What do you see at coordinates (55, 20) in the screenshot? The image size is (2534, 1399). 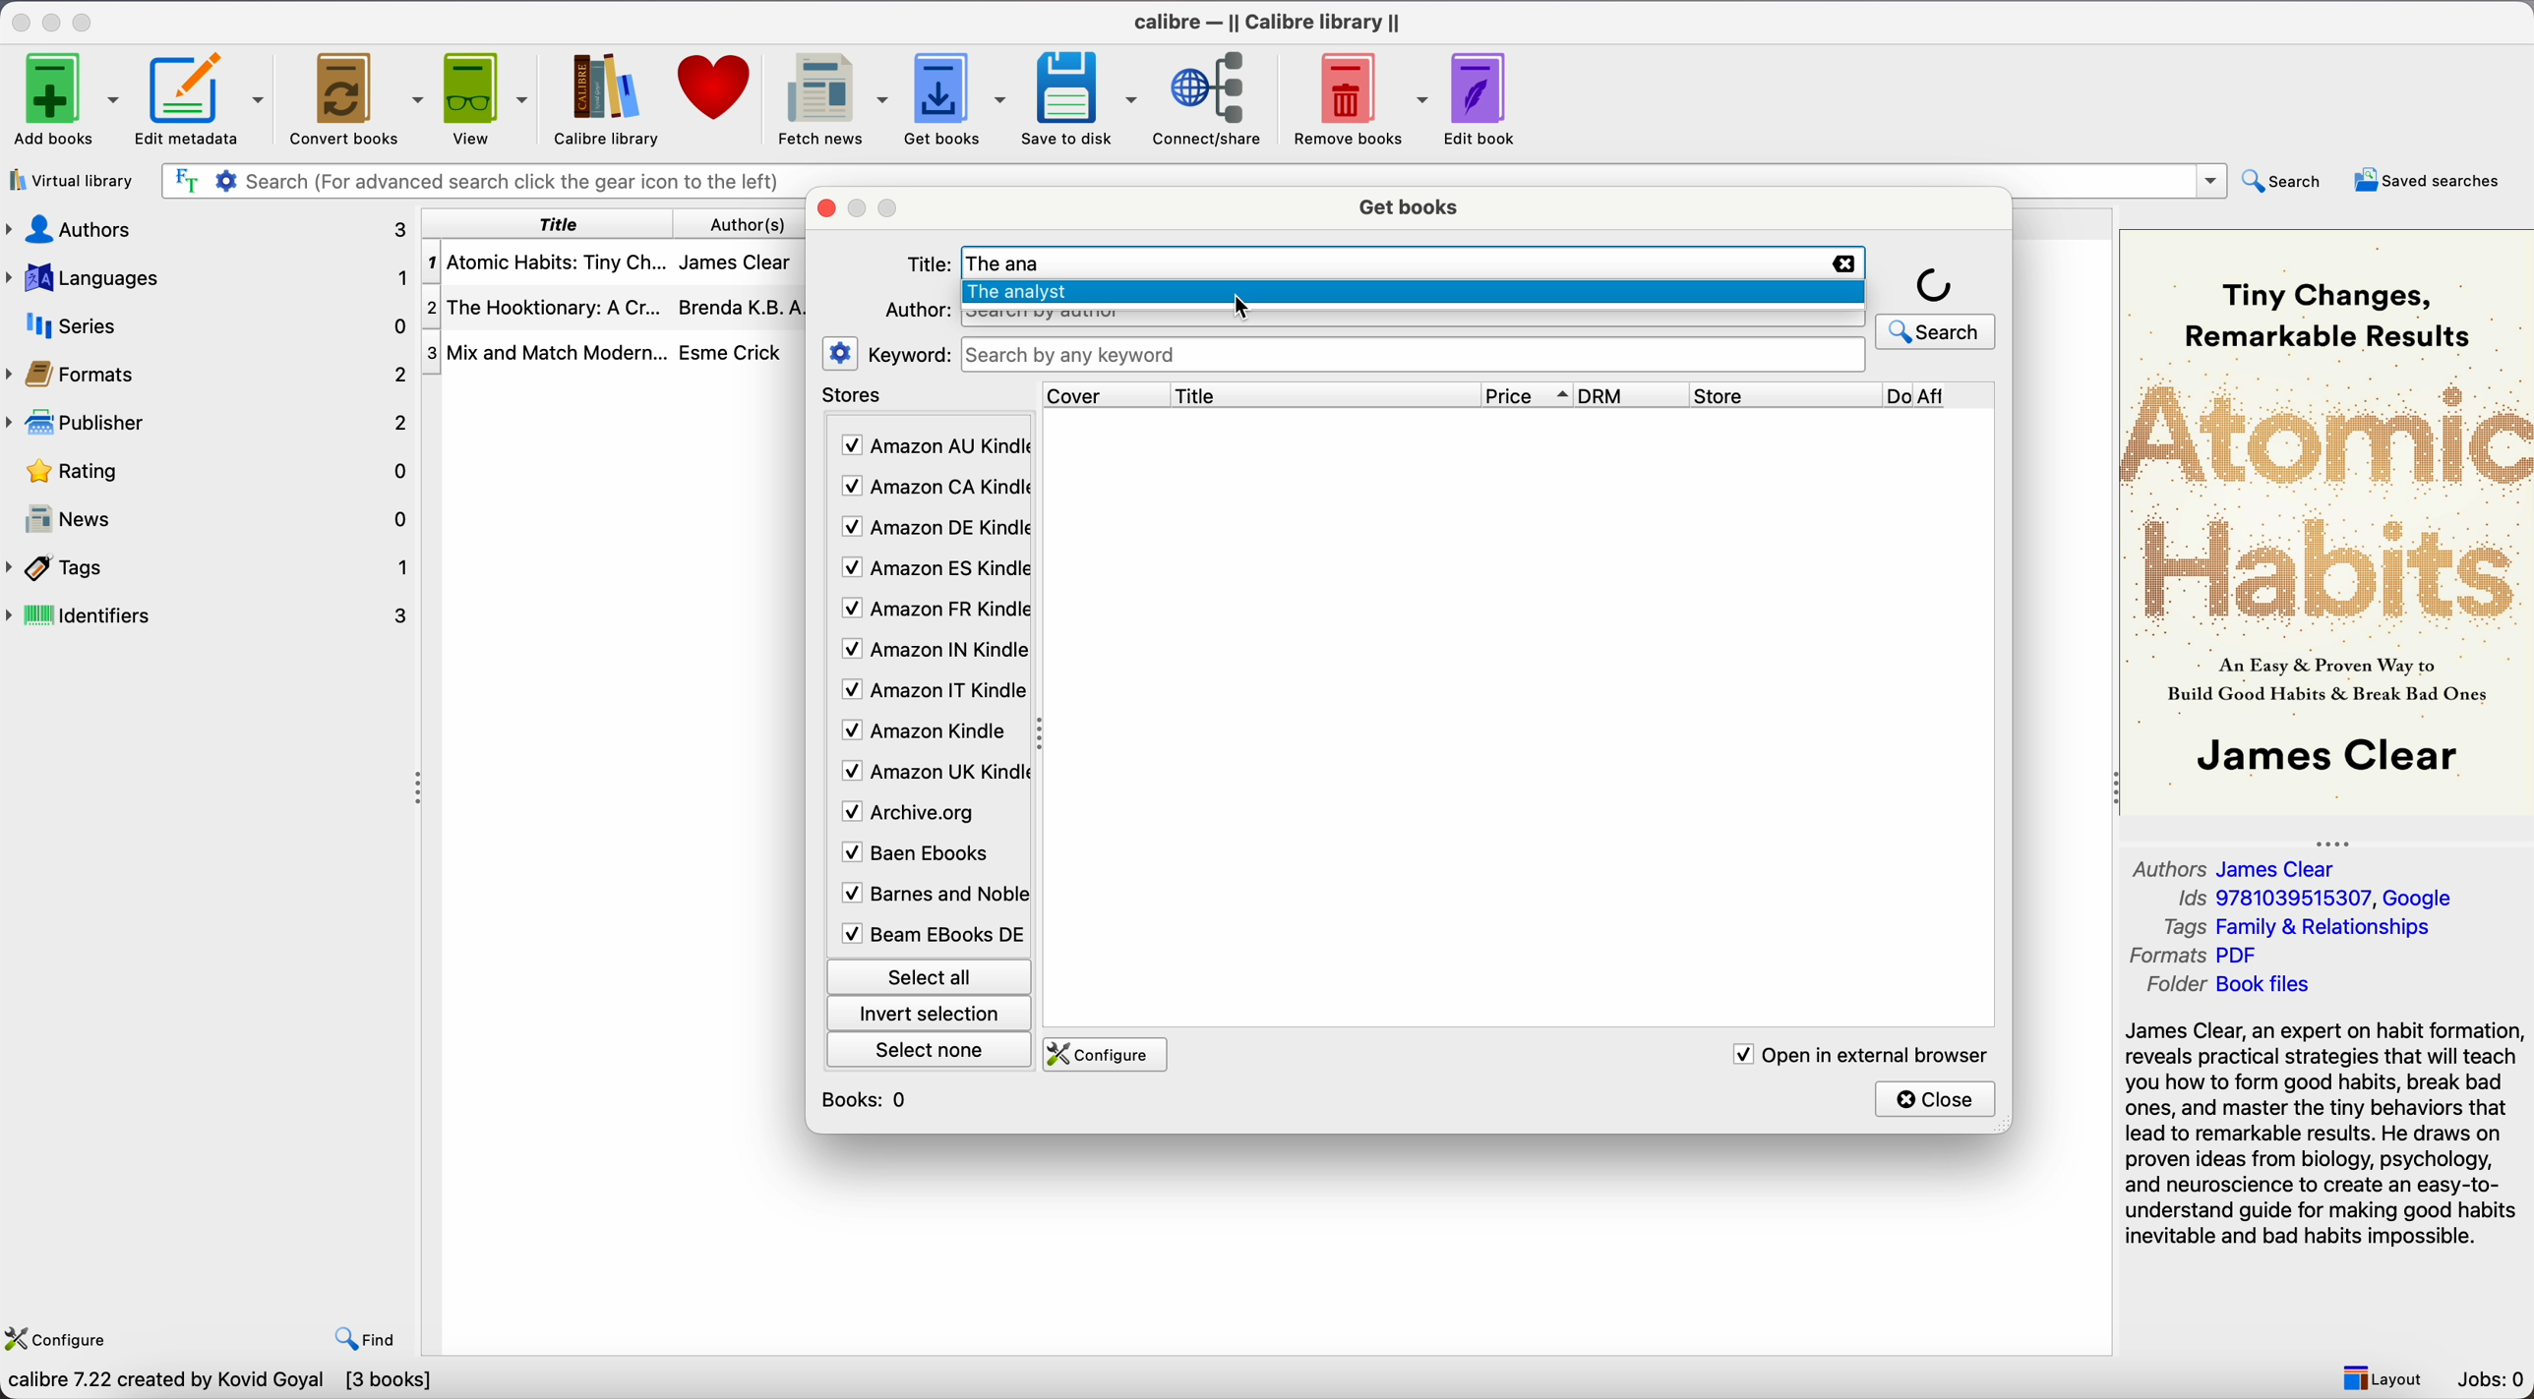 I see `minimize app` at bounding box center [55, 20].